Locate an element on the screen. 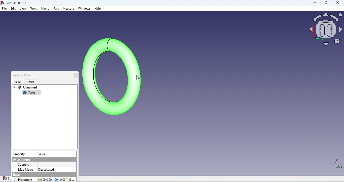 The height and width of the screenshot is (182, 344). Maximize is located at coordinates (326, 4).